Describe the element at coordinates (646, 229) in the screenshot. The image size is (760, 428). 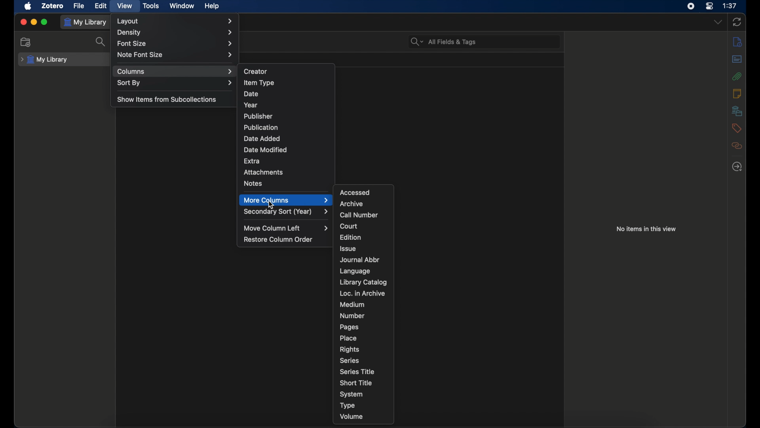
I see `no items in this view` at that location.